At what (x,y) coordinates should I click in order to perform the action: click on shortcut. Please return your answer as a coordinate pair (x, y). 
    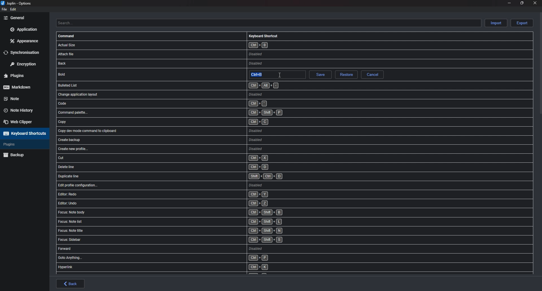
    Looking at the image, I should click on (192, 158).